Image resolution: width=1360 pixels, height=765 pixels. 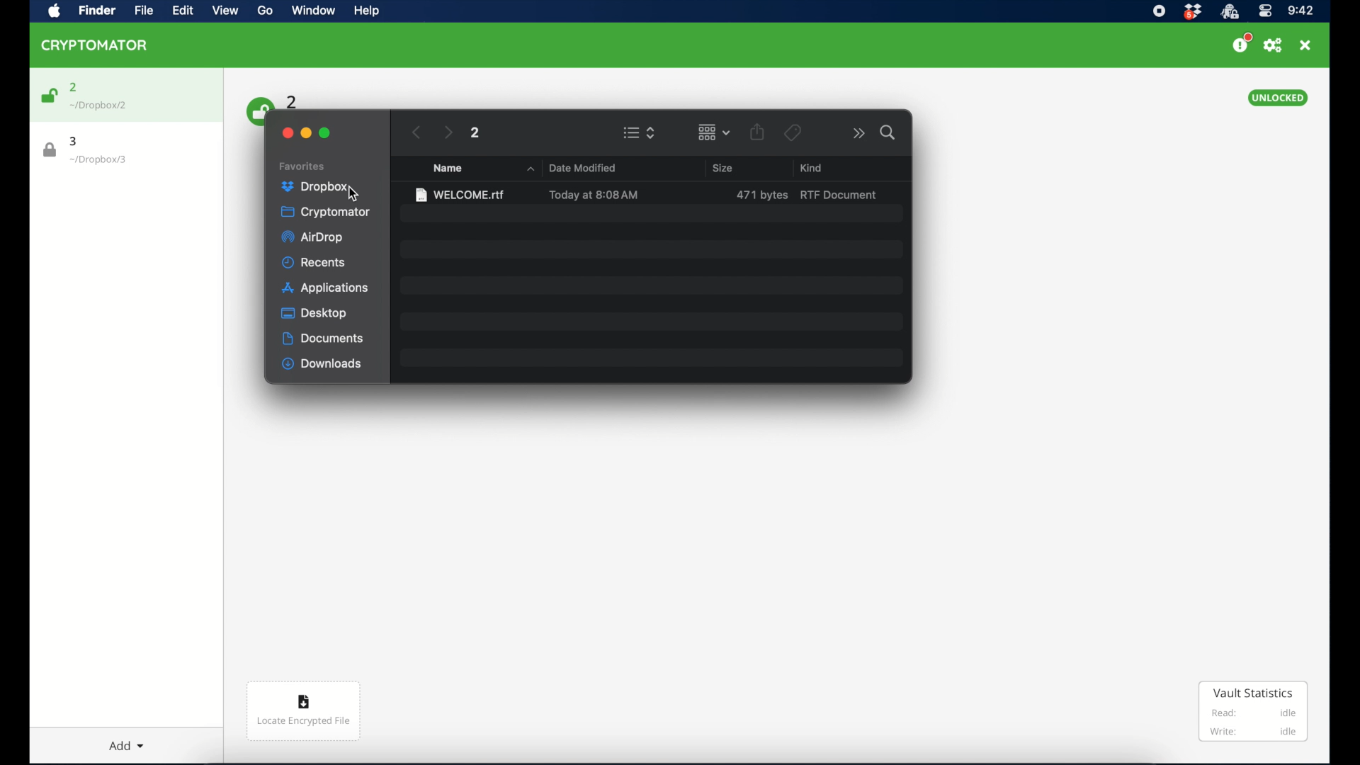 What do you see at coordinates (460, 195) in the screenshot?
I see `file name` at bounding box center [460, 195].